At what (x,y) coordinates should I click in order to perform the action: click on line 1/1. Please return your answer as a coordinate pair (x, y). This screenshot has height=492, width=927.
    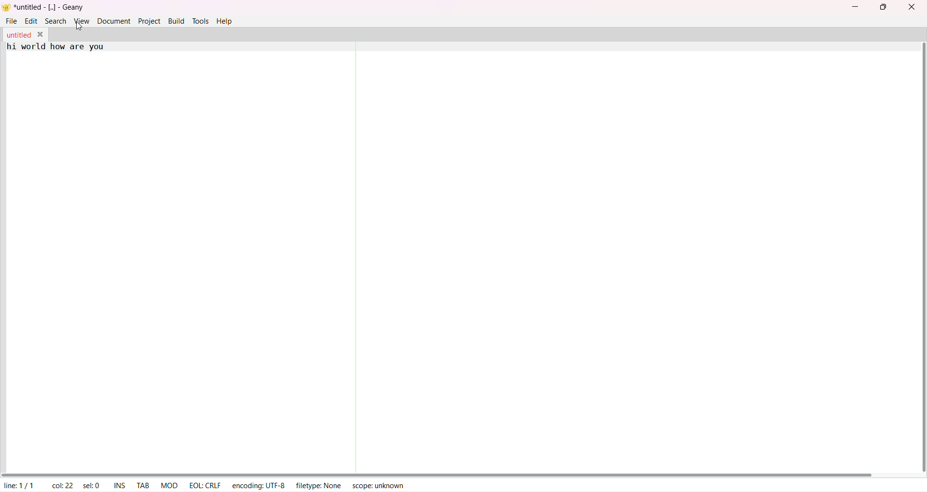
    Looking at the image, I should click on (18, 484).